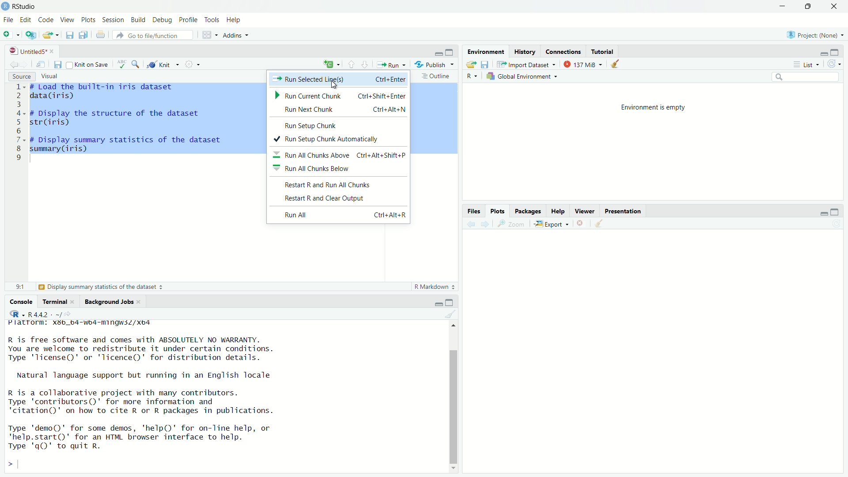  I want to click on Search, so click(806, 76).